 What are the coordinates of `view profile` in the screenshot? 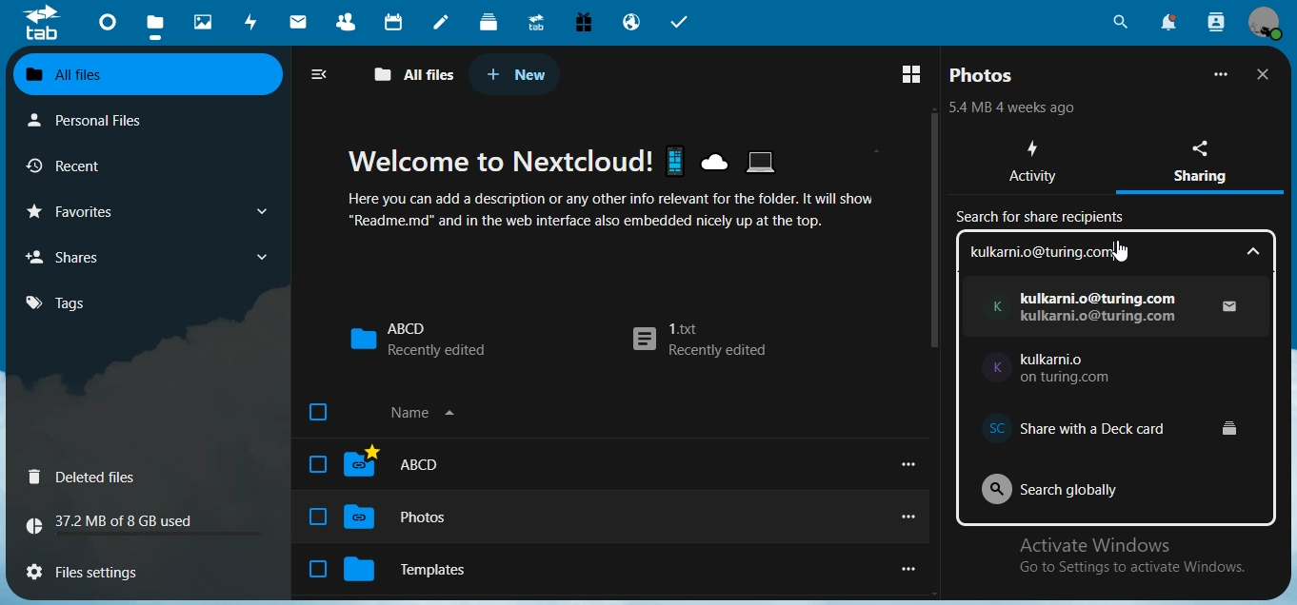 It's located at (1265, 23).